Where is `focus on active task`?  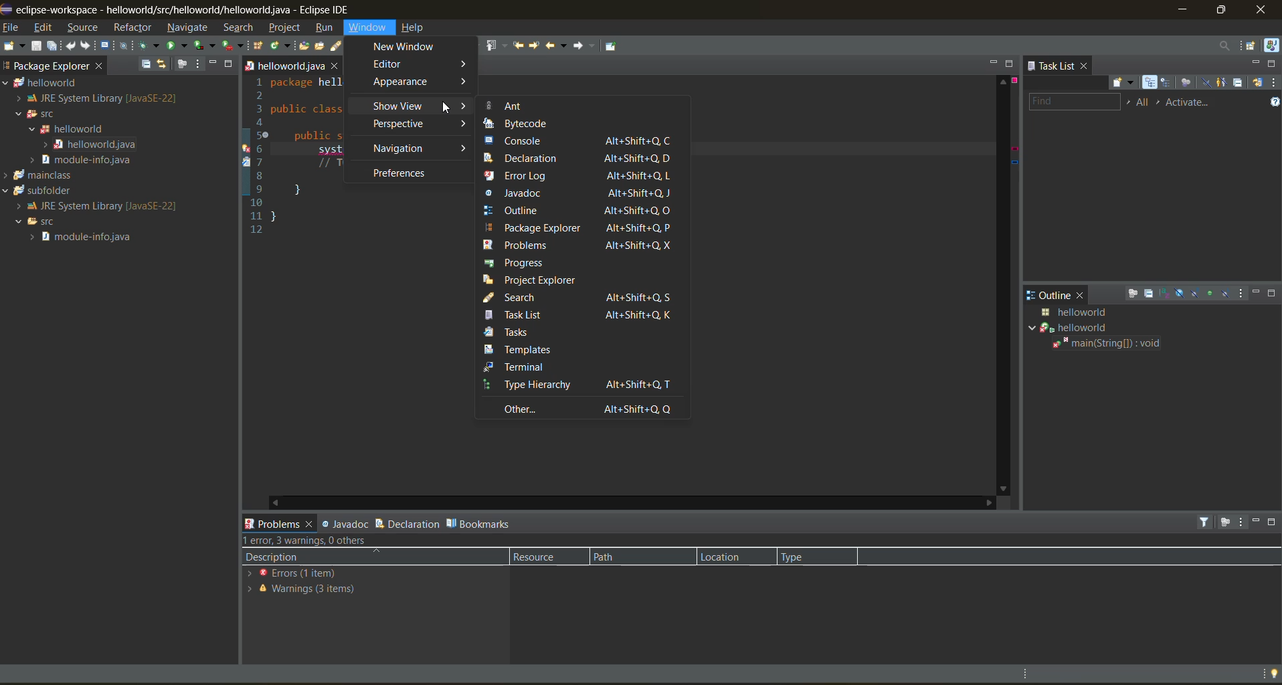
focus on active task is located at coordinates (1229, 520).